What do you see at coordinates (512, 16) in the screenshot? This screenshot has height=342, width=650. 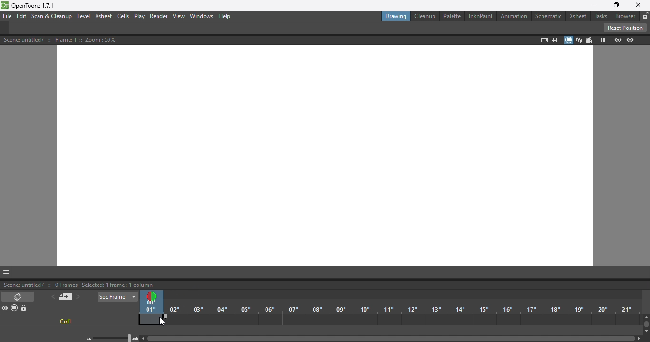 I see `Animation` at bounding box center [512, 16].